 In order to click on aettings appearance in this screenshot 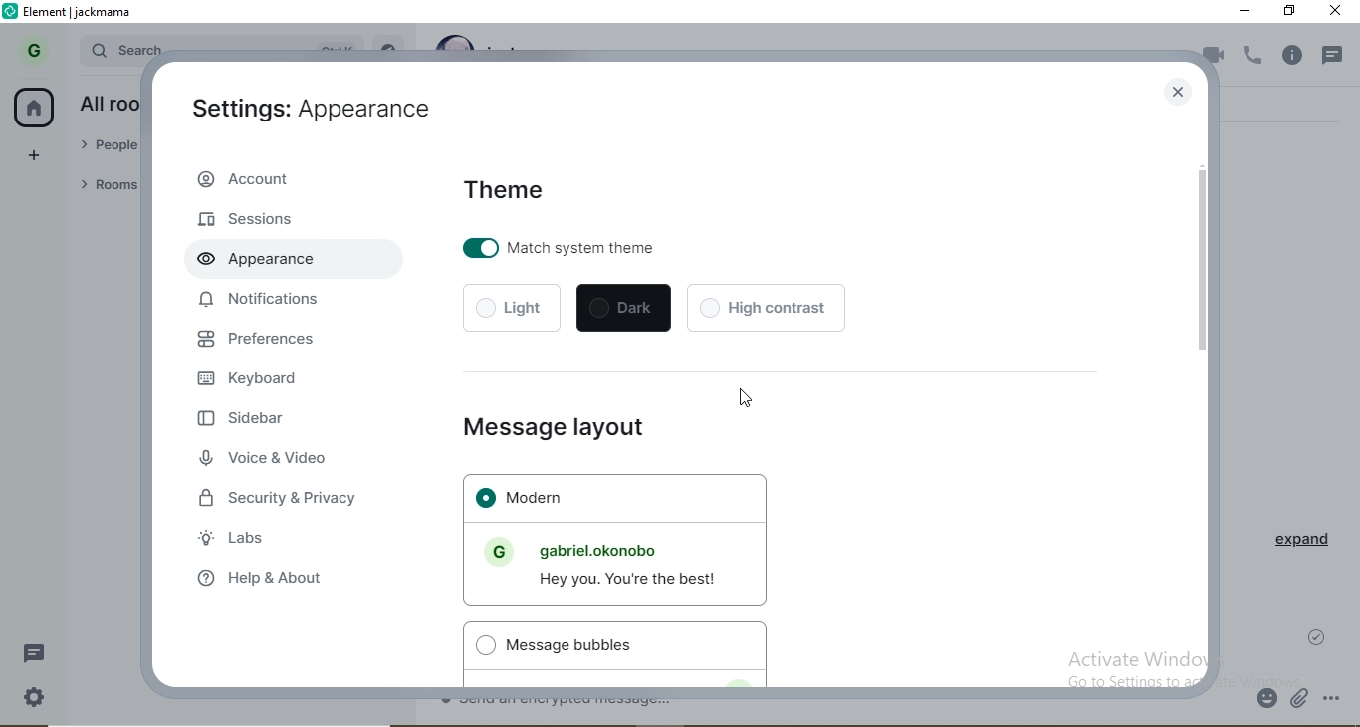, I will do `click(305, 115)`.